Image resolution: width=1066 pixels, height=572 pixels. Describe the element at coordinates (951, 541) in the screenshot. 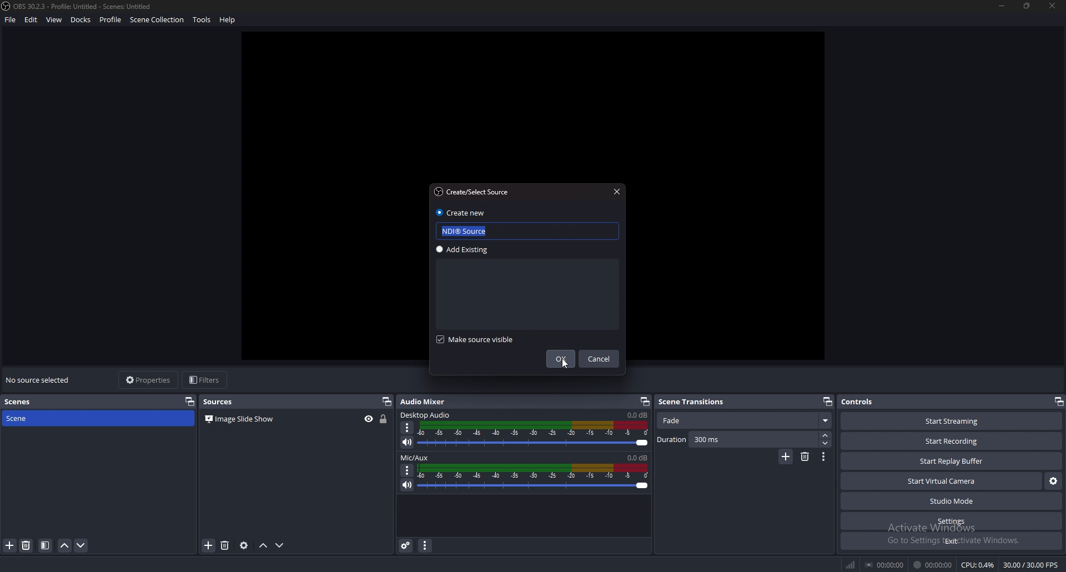

I see `exit` at that location.